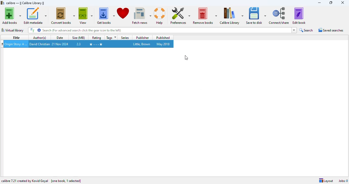  I want to click on virtual library, so click(13, 30).